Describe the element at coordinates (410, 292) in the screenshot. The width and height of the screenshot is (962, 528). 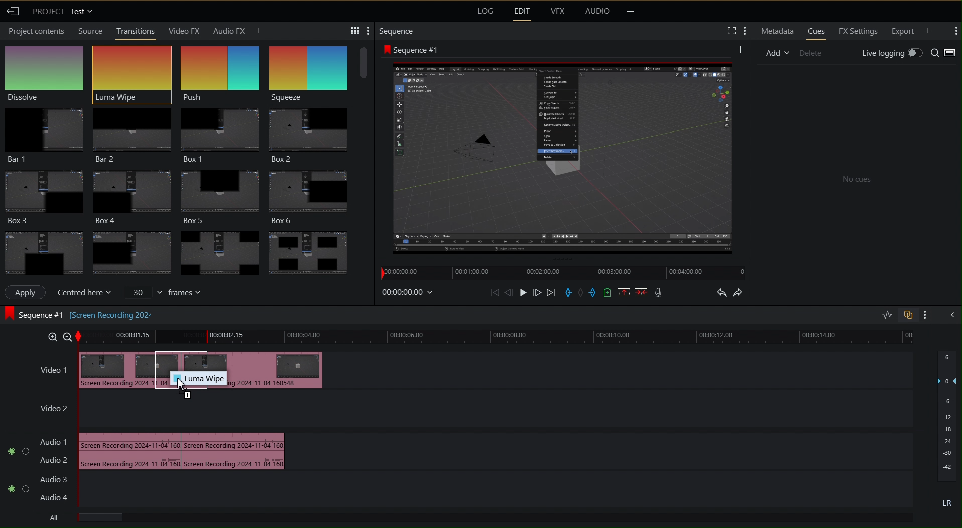
I see `Timestamp` at that location.